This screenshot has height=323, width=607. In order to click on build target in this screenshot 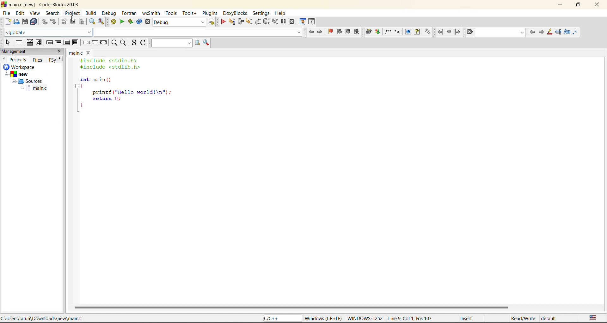, I will do `click(178, 22)`.